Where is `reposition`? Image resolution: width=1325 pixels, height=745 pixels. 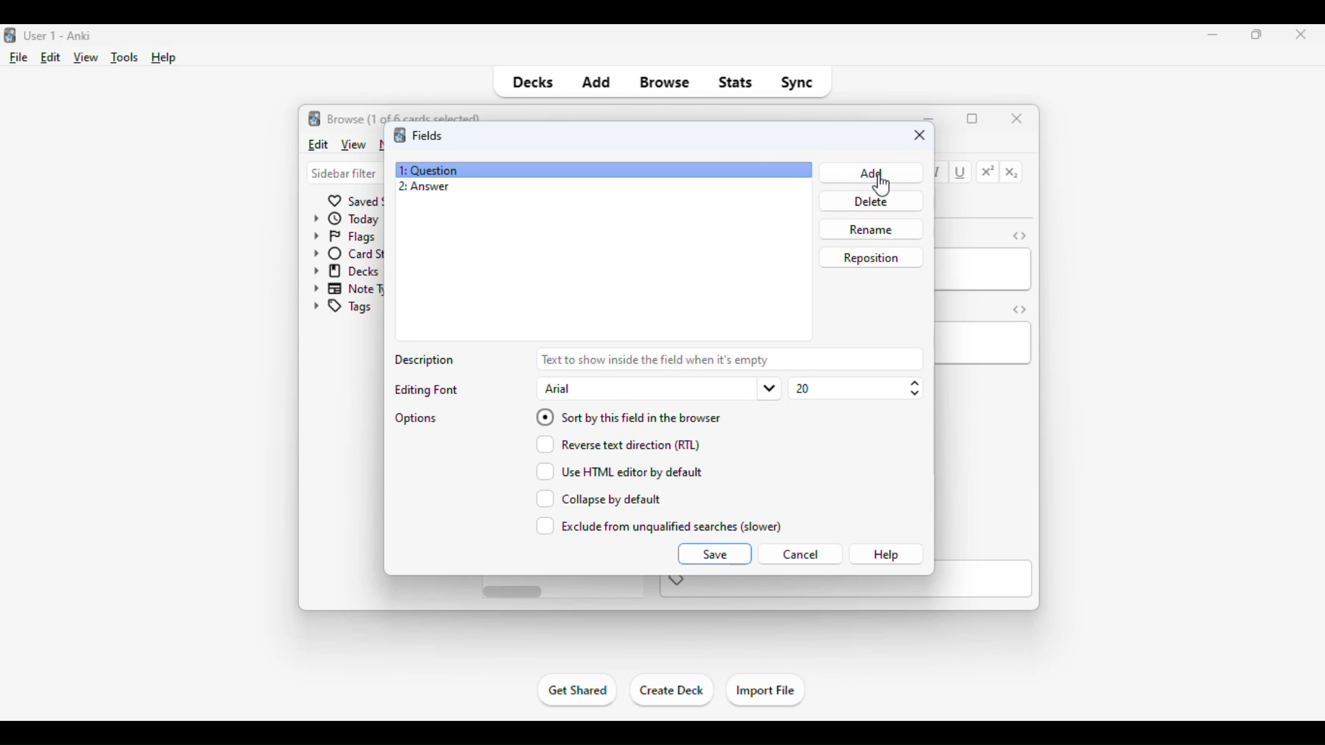 reposition is located at coordinates (871, 257).